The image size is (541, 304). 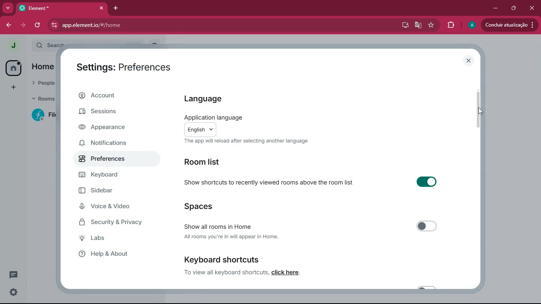 What do you see at coordinates (232, 237) in the screenshot?
I see `All rooms you're in will appear in Home.` at bounding box center [232, 237].